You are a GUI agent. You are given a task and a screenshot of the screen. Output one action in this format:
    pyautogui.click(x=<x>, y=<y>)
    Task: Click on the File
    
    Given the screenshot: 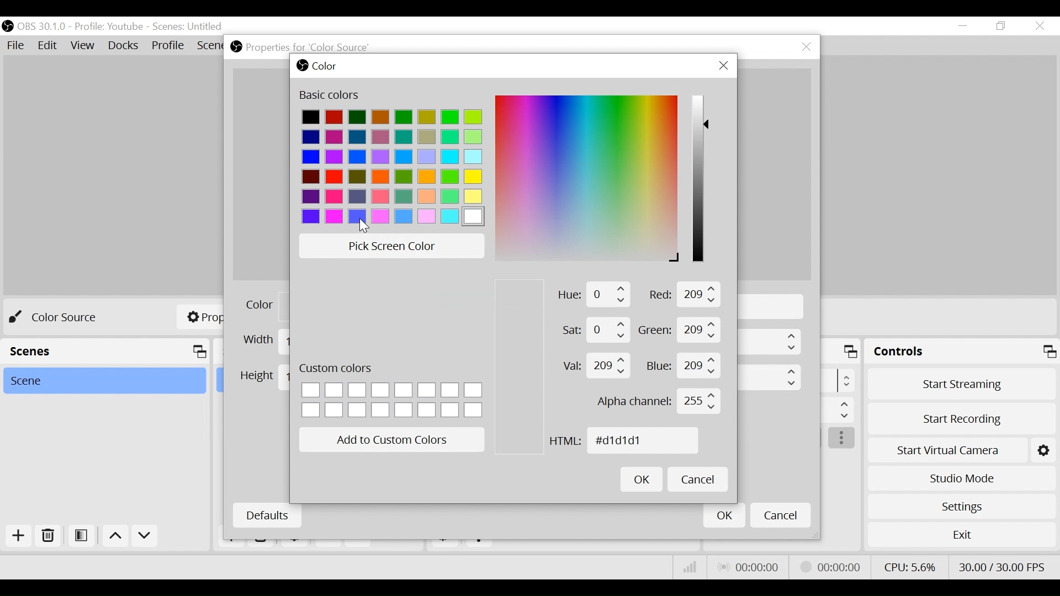 What is the action you would take?
    pyautogui.click(x=15, y=45)
    